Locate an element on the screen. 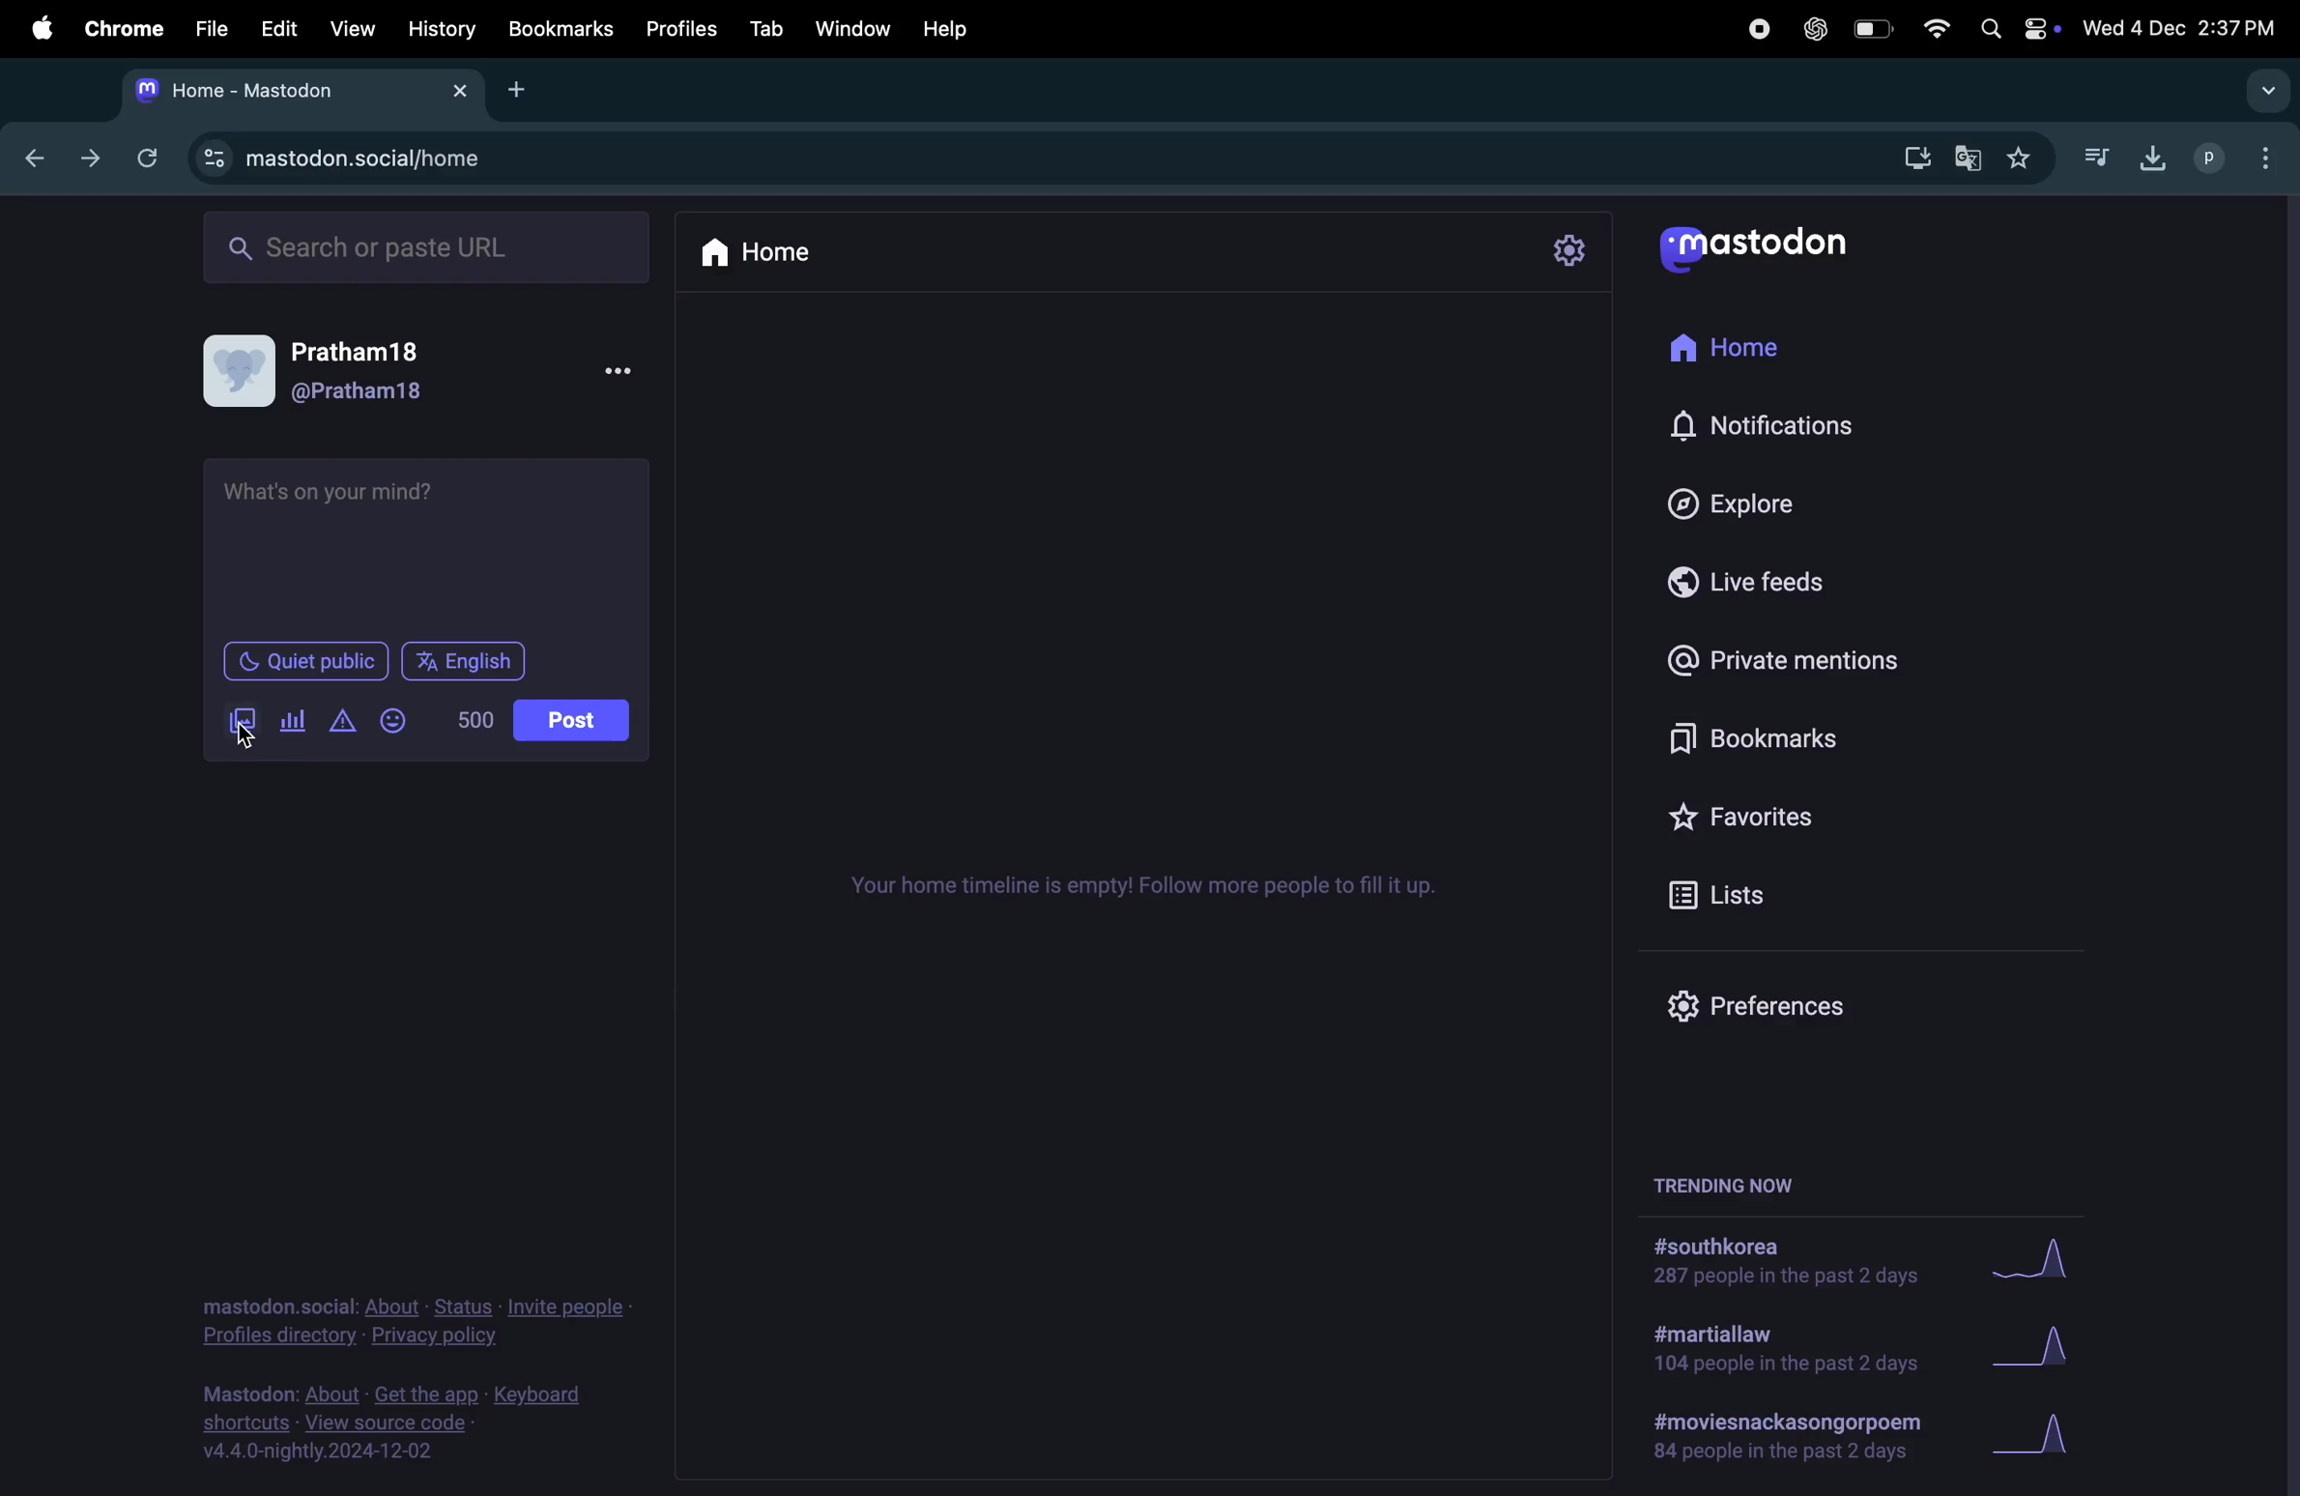 The width and height of the screenshot is (2300, 1496). trending now is located at coordinates (1751, 1182).